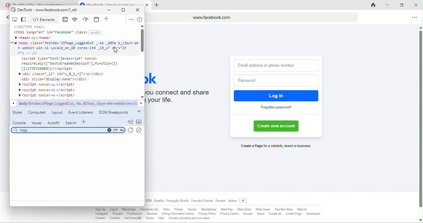  Describe the element at coordinates (130, 121) in the screenshot. I see `doc quick view` at that location.